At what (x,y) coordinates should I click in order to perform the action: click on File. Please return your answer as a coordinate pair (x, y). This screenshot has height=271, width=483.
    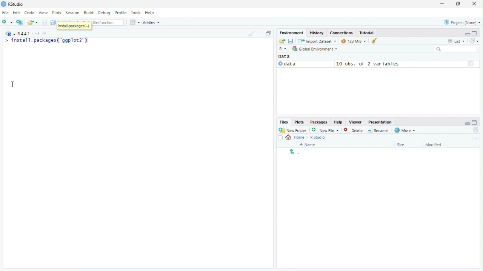
    Looking at the image, I should click on (5, 12).